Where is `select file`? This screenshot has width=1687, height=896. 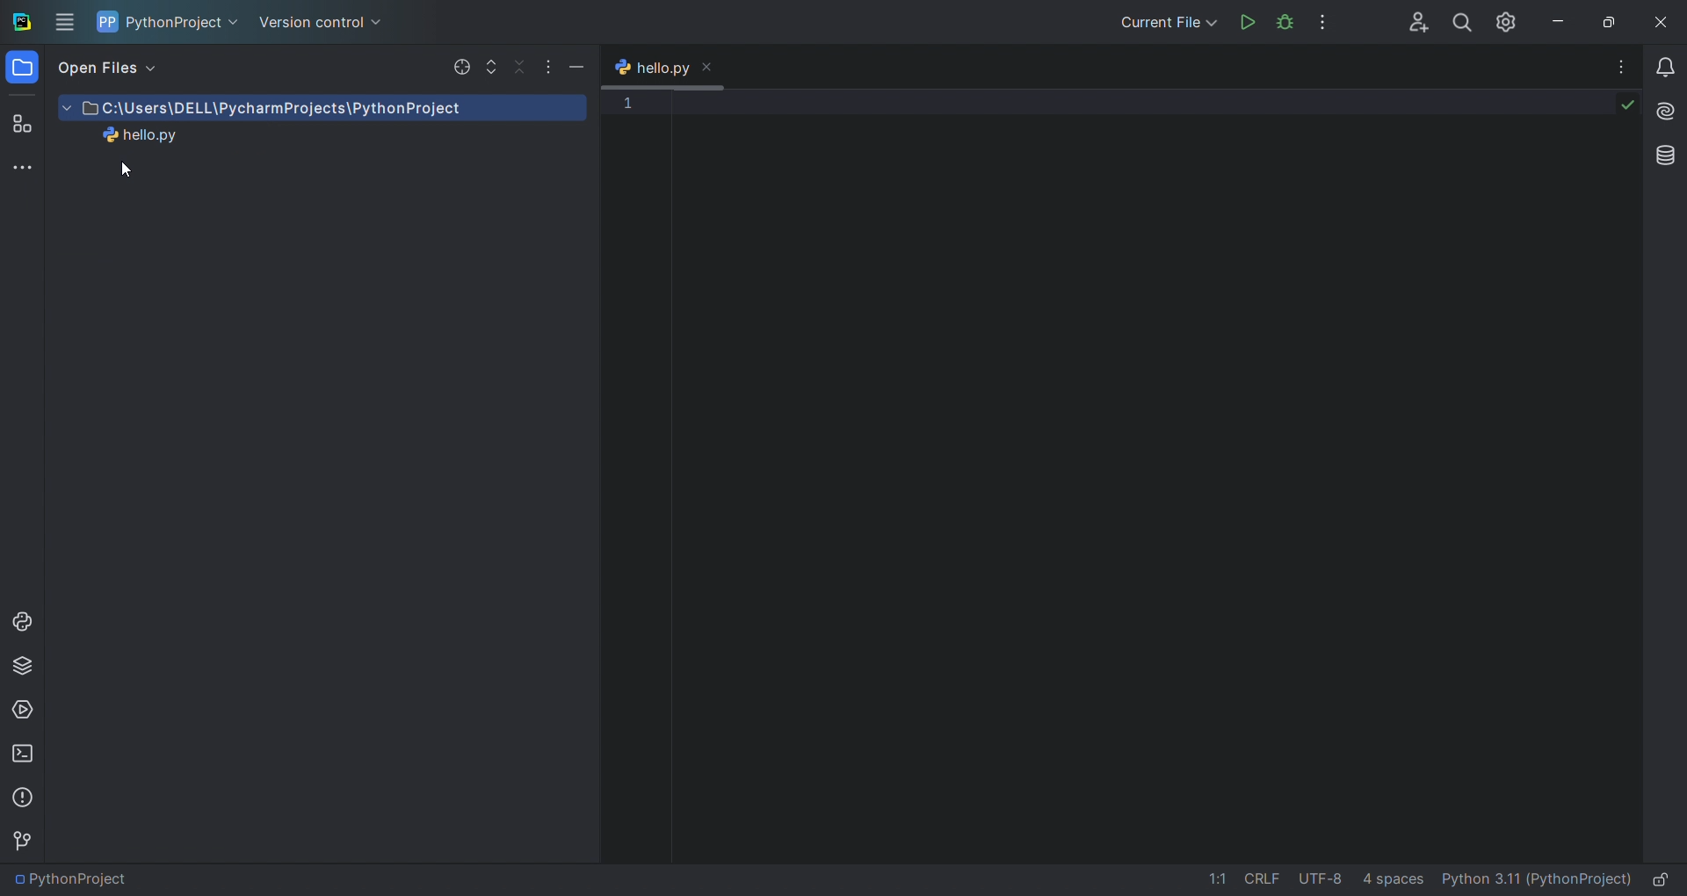 select file is located at coordinates (460, 66).